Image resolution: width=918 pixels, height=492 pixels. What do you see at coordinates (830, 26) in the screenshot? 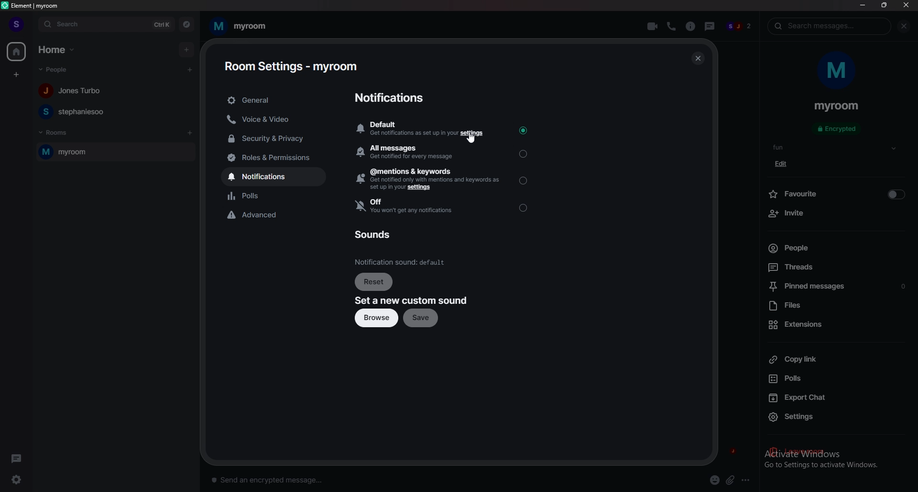
I see `search messages` at bounding box center [830, 26].